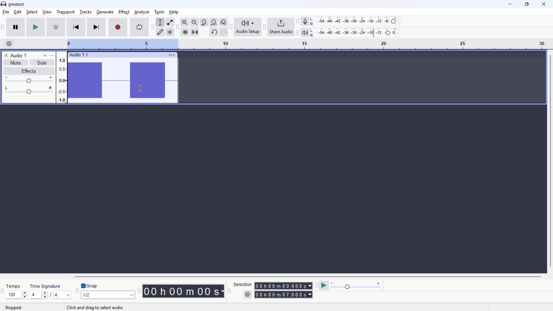 Image resolution: width=553 pixels, height=311 pixels. I want to click on Fit selection to width , so click(204, 22).